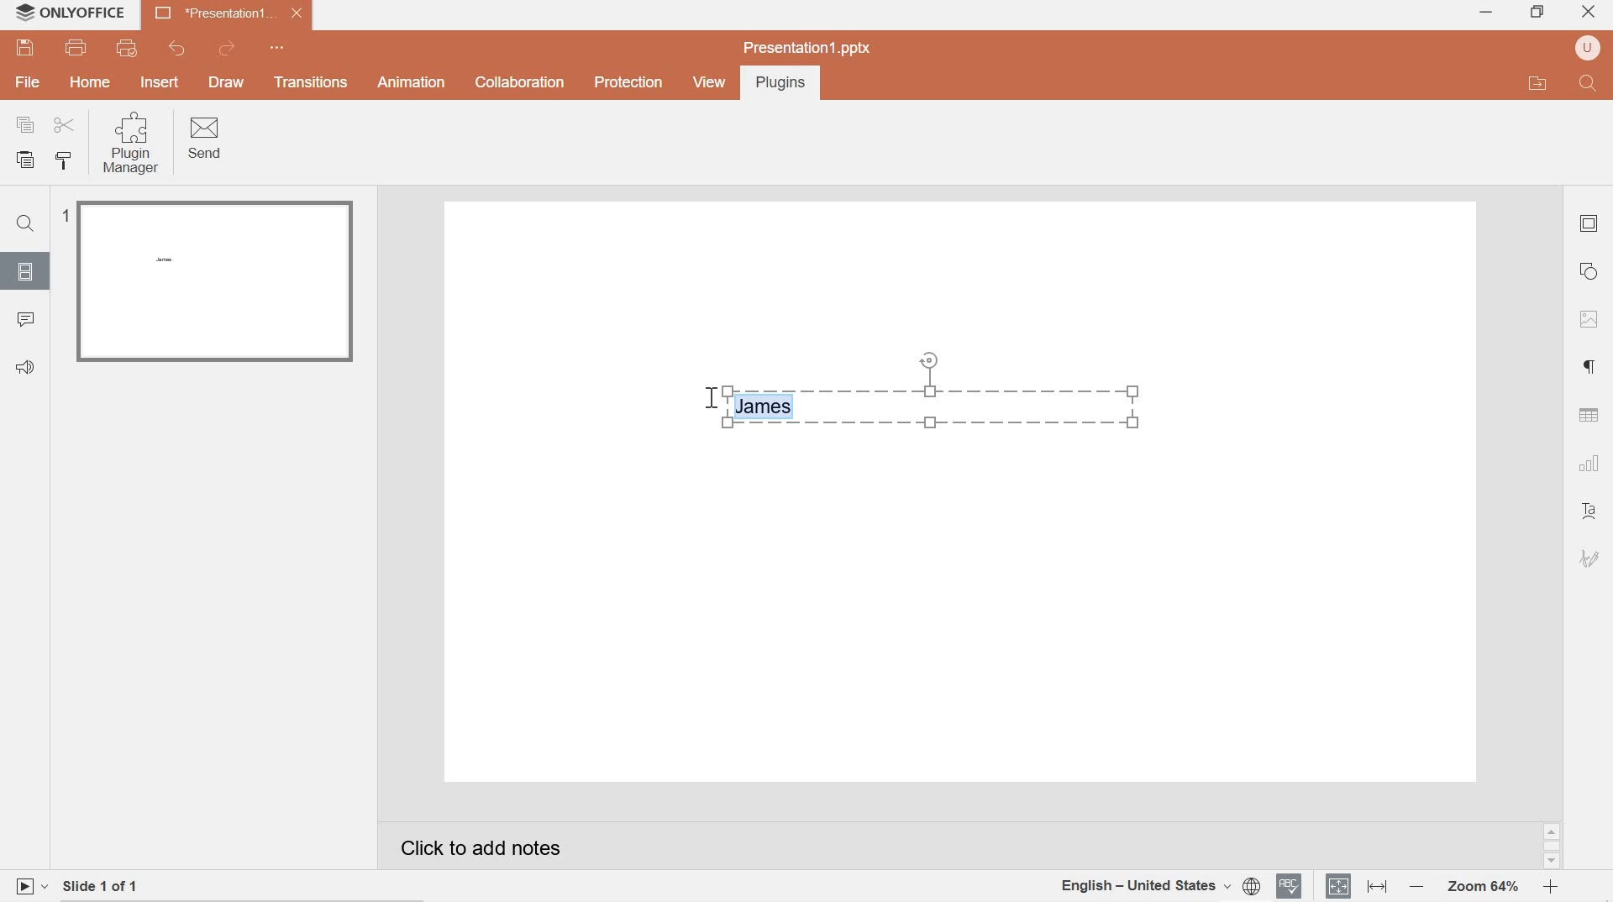  Describe the element at coordinates (210, 281) in the screenshot. I see `slide 1` at that location.